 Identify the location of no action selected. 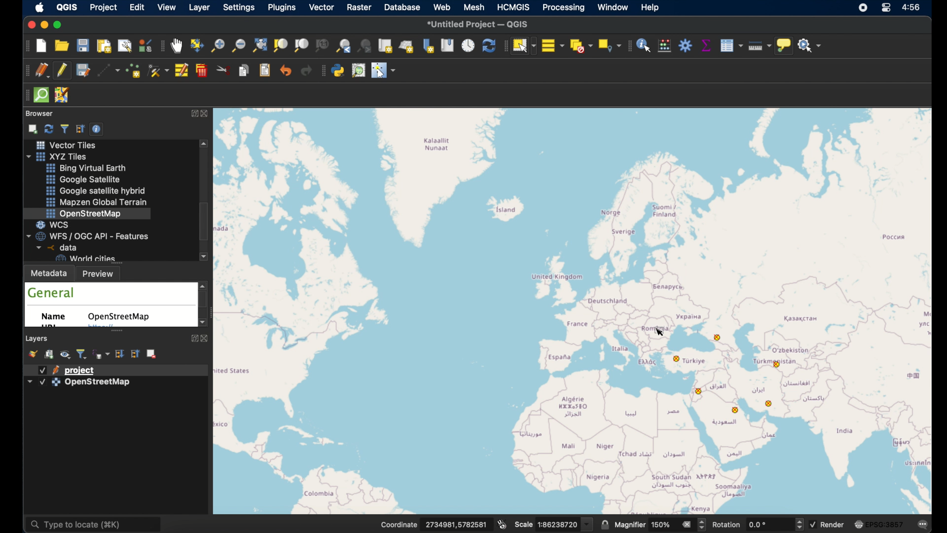
(810, 46).